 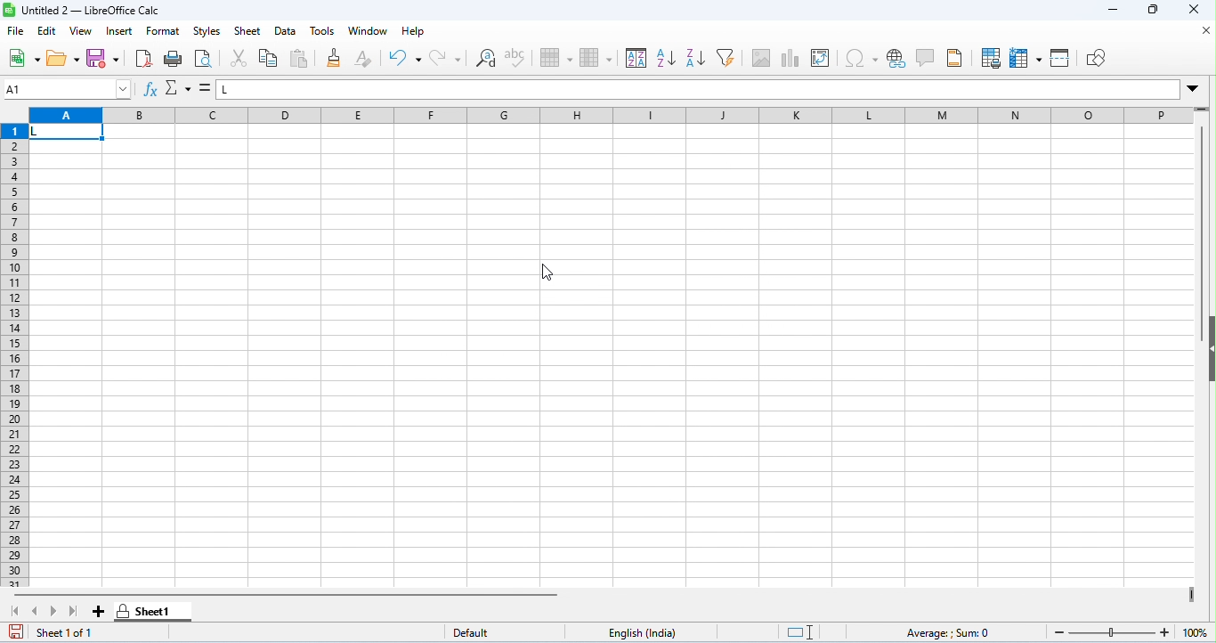 What do you see at coordinates (414, 33) in the screenshot?
I see `help` at bounding box center [414, 33].